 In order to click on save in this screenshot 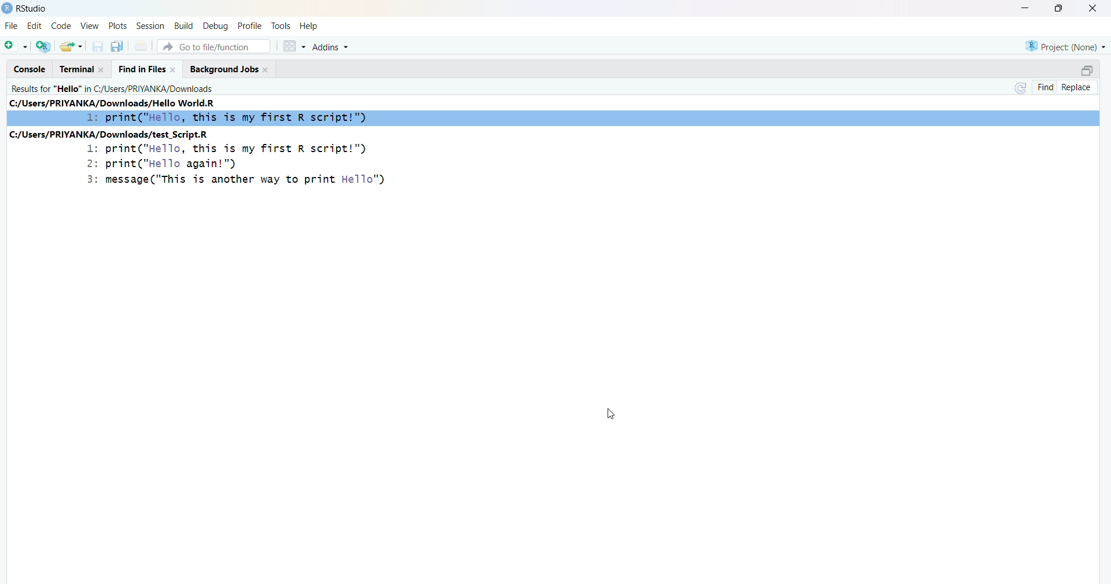, I will do `click(99, 47)`.